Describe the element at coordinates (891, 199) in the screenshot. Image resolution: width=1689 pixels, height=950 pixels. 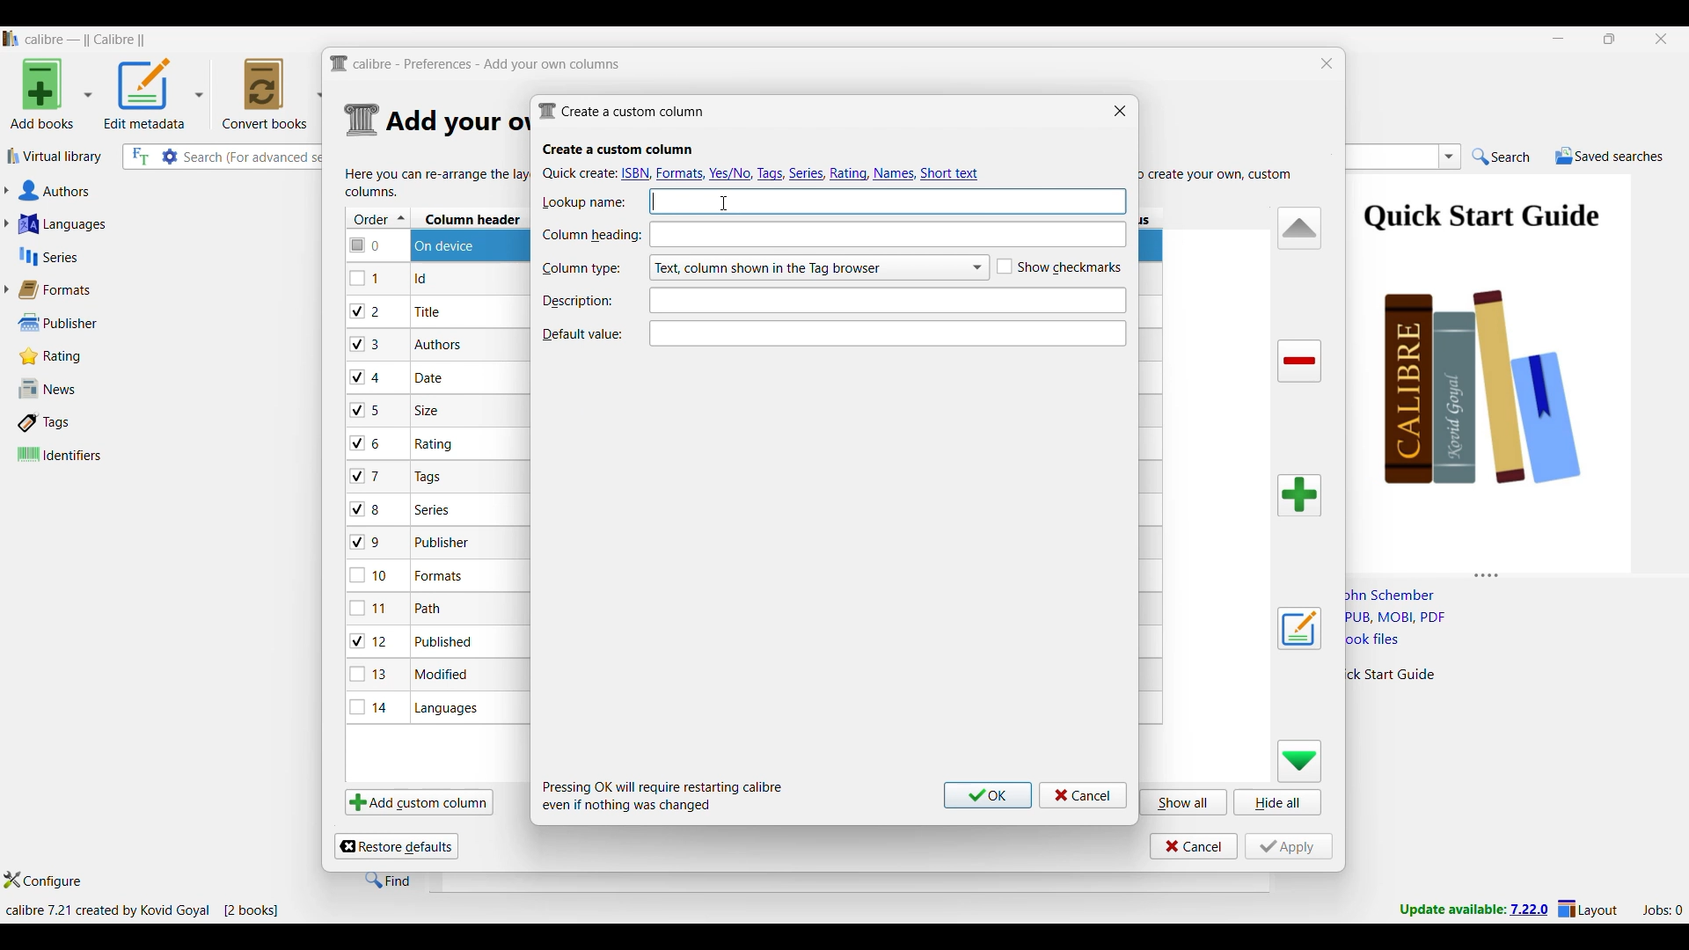
I see `text` at that location.